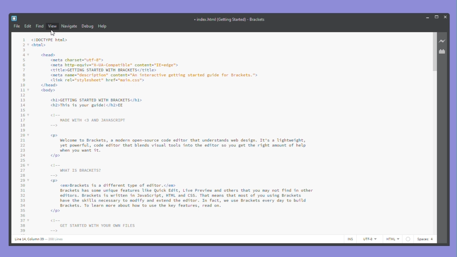 This screenshot has width=457, height=257. What do you see at coordinates (92, 225) in the screenshot?
I see `<!-- GET STARTED WITH YOUR OWN FILES -->` at bounding box center [92, 225].